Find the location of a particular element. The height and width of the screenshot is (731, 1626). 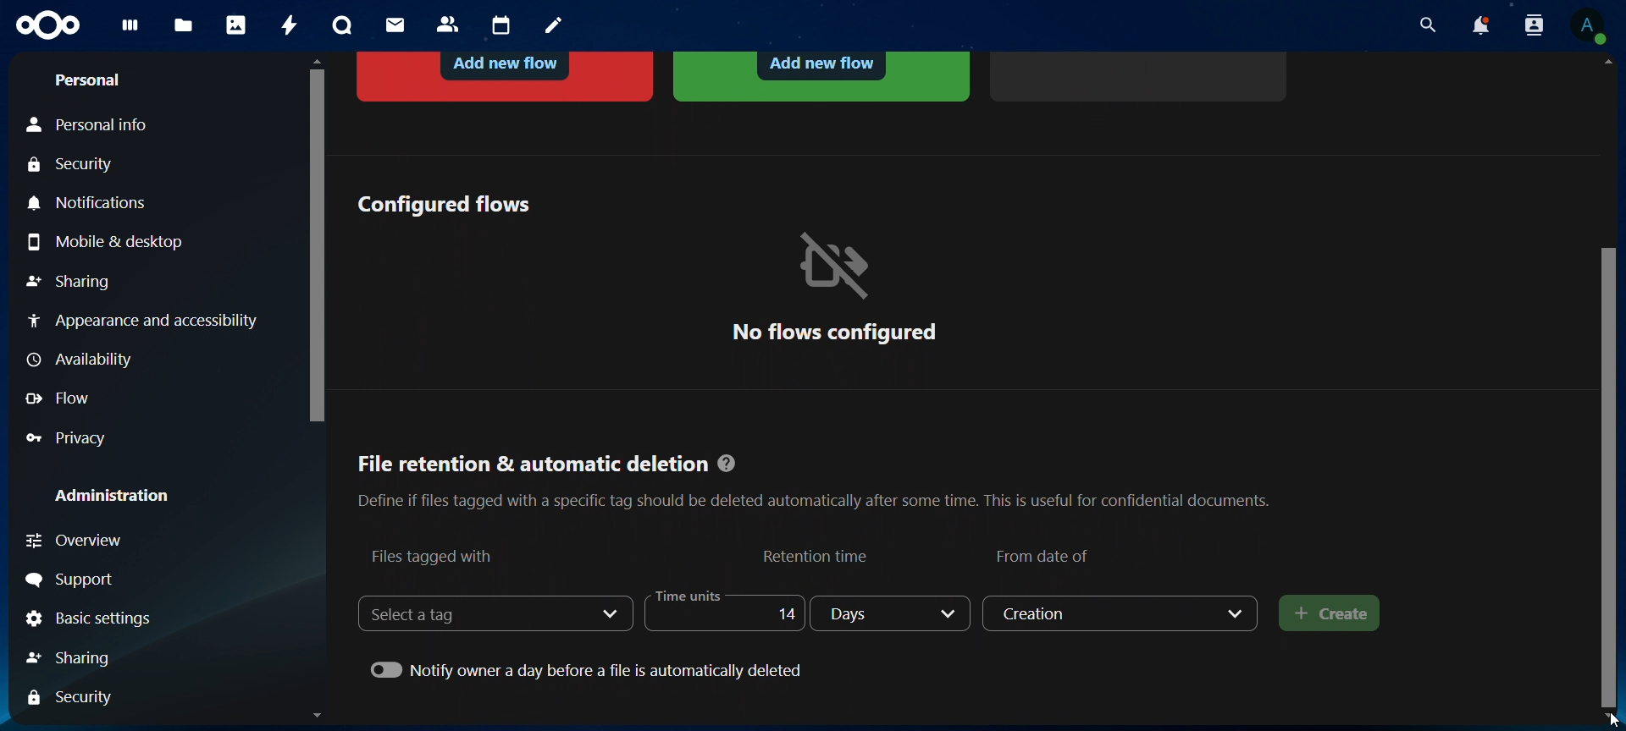

search is located at coordinates (1424, 25).